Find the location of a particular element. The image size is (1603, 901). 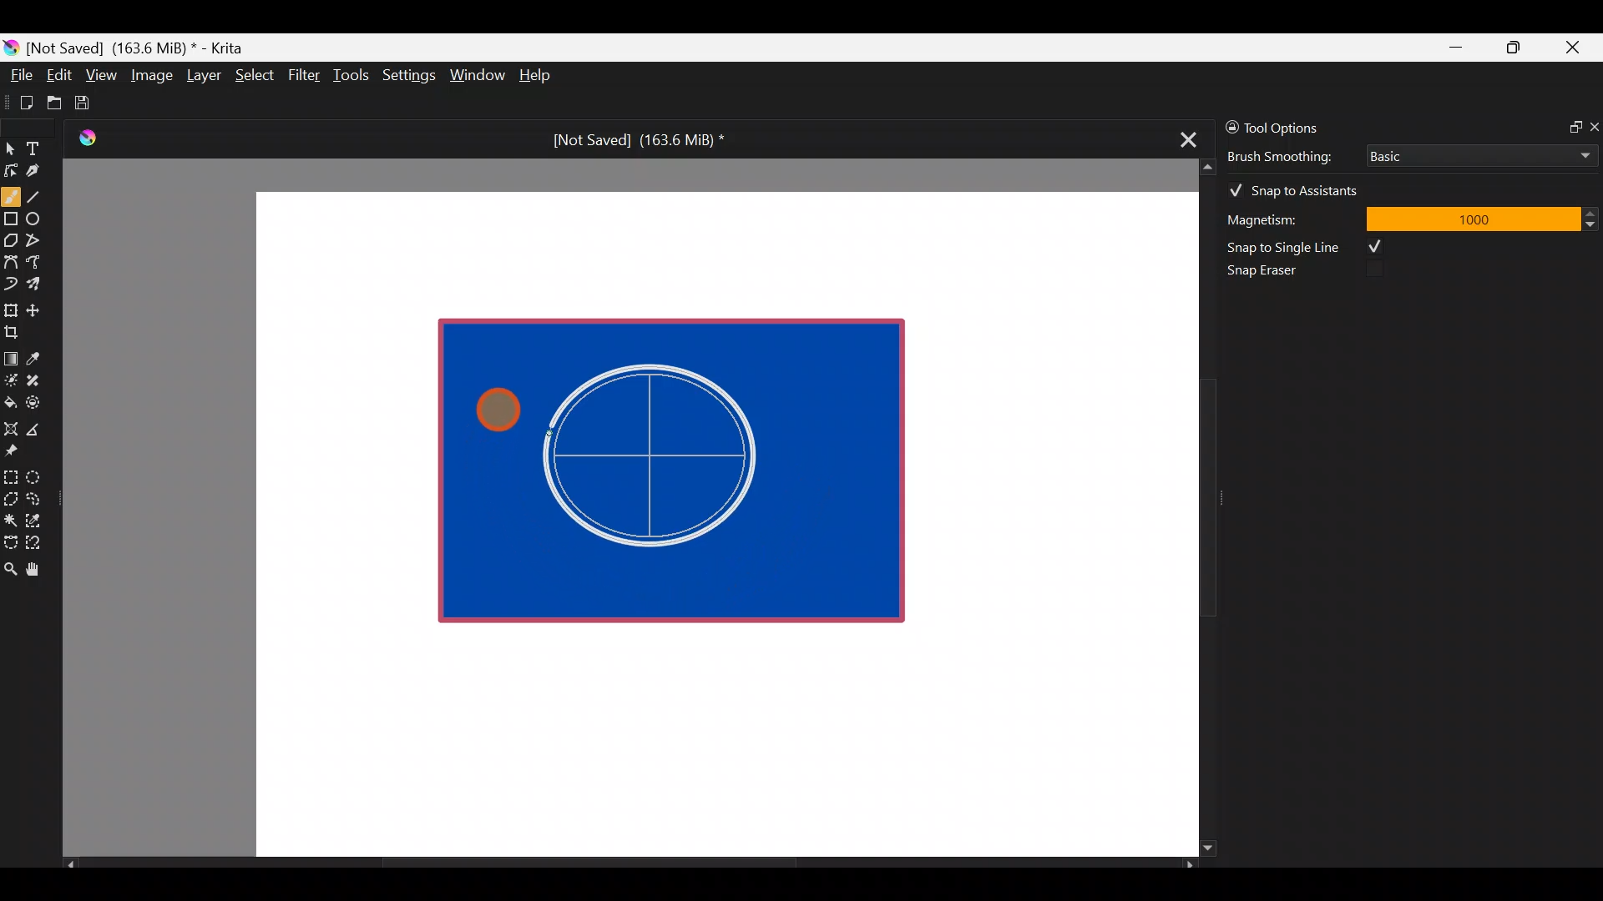

Brush smoothing is located at coordinates (1291, 155).